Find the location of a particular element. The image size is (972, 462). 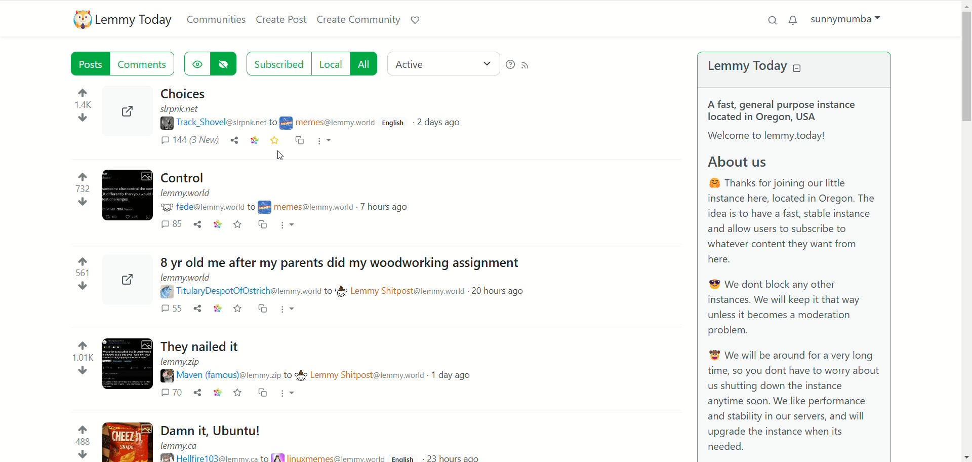

comments is located at coordinates (145, 65).